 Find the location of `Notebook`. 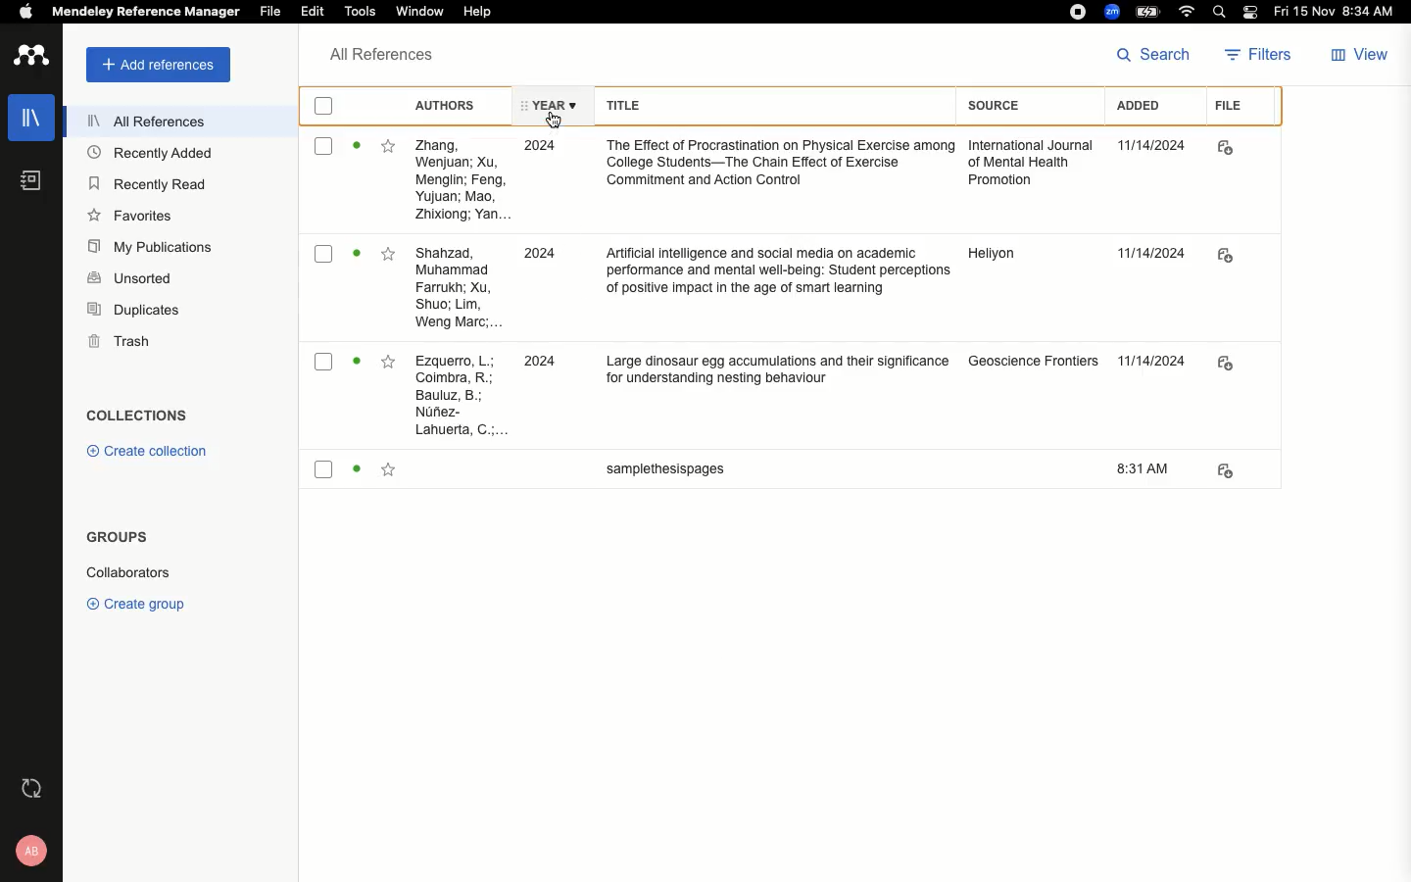

Notebook is located at coordinates (24, 179).